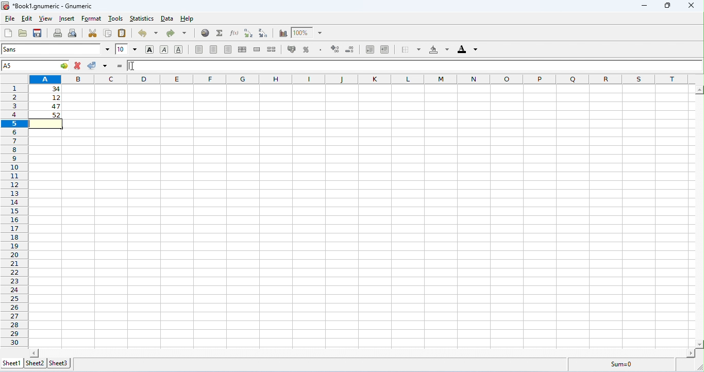  Describe the element at coordinates (35, 363) in the screenshot. I see `sheet2` at that location.